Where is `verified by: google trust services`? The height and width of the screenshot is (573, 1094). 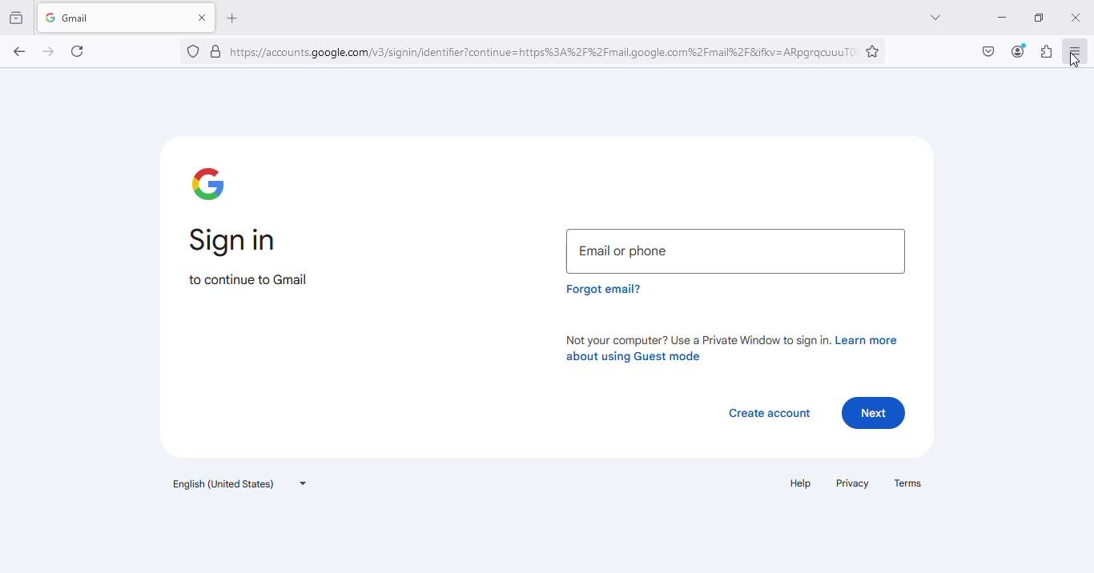 verified by: google trust services is located at coordinates (216, 52).